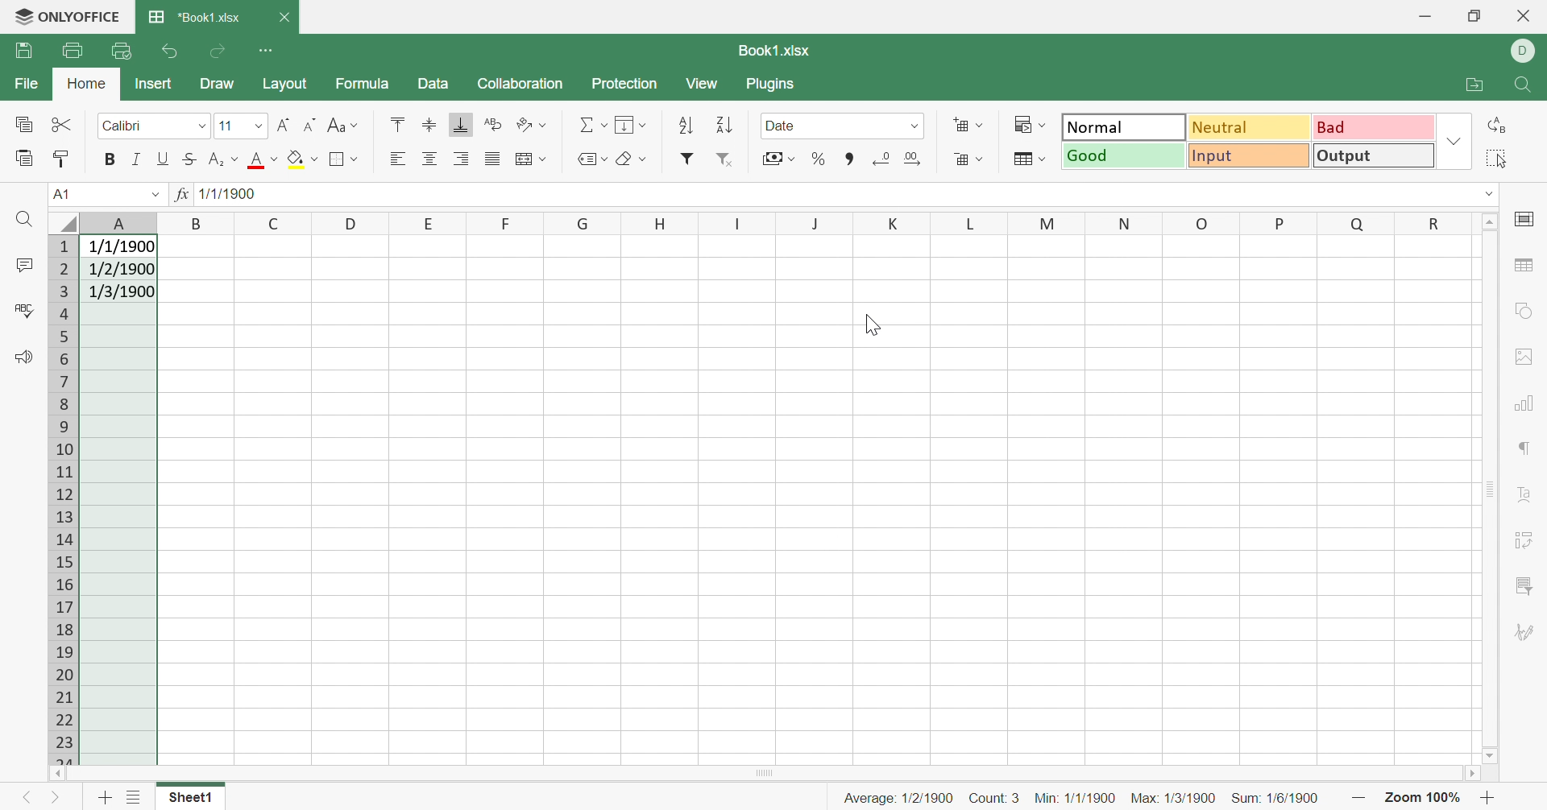 The height and width of the screenshot is (810, 1547). What do you see at coordinates (520, 85) in the screenshot?
I see `Collaboration` at bounding box center [520, 85].